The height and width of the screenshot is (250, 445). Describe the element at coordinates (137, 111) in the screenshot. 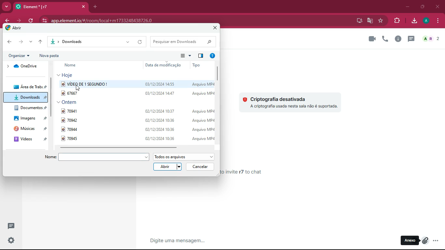

I see `70941 02/12/2024 10:37 arquivo mp4` at that location.